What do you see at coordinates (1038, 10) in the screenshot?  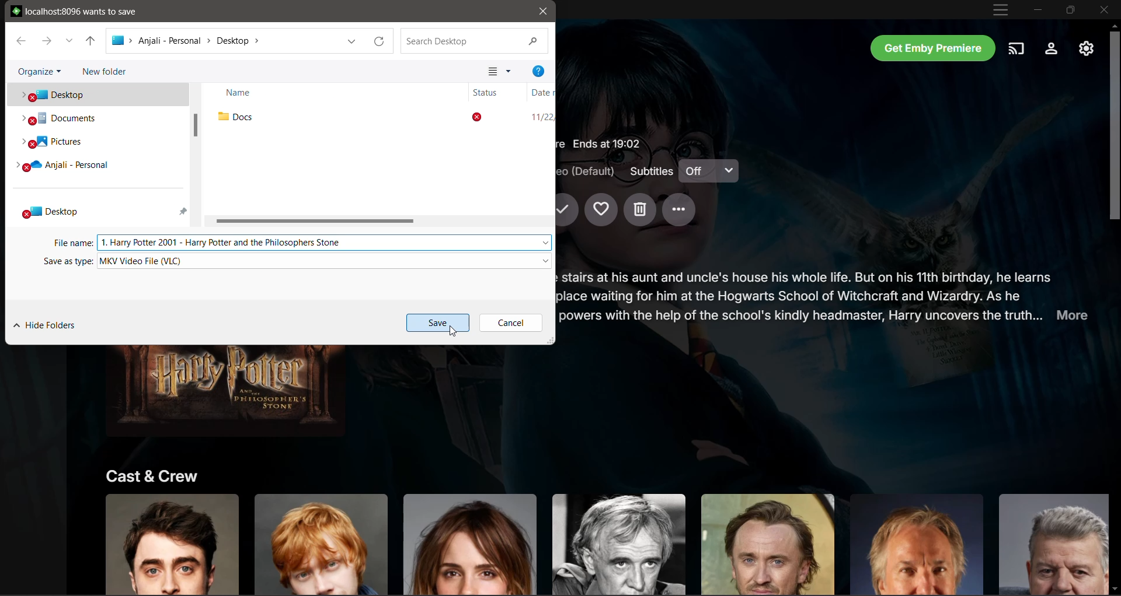 I see `Minimize` at bounding box center [1038, 10].